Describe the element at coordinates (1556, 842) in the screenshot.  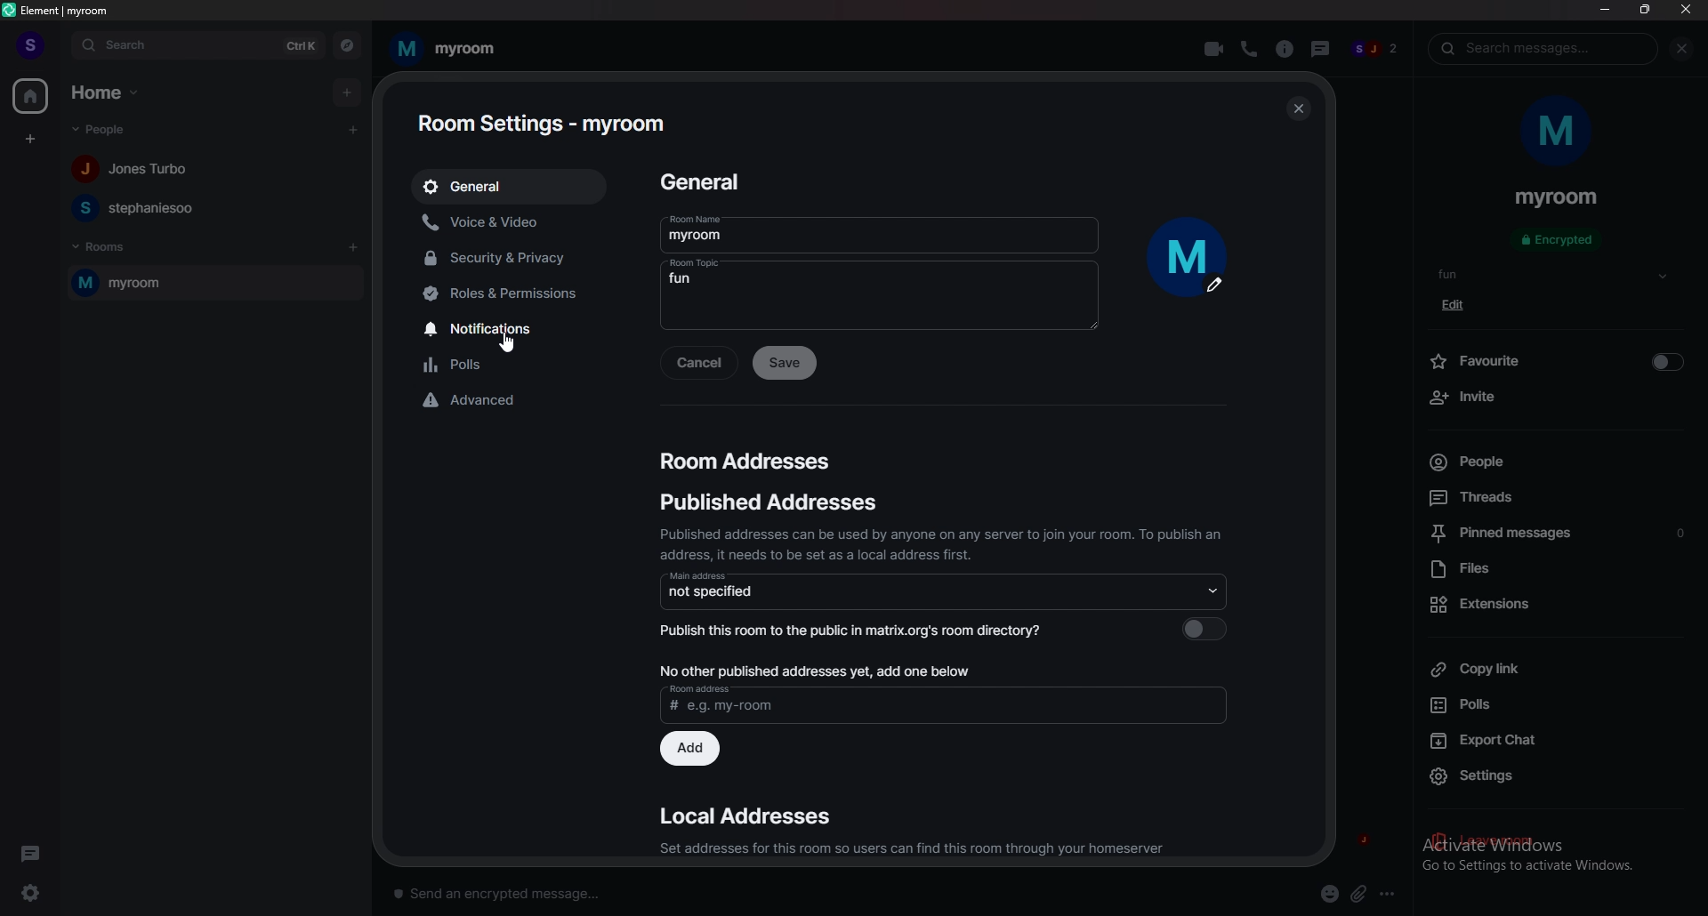
I see `leave room` at that location.